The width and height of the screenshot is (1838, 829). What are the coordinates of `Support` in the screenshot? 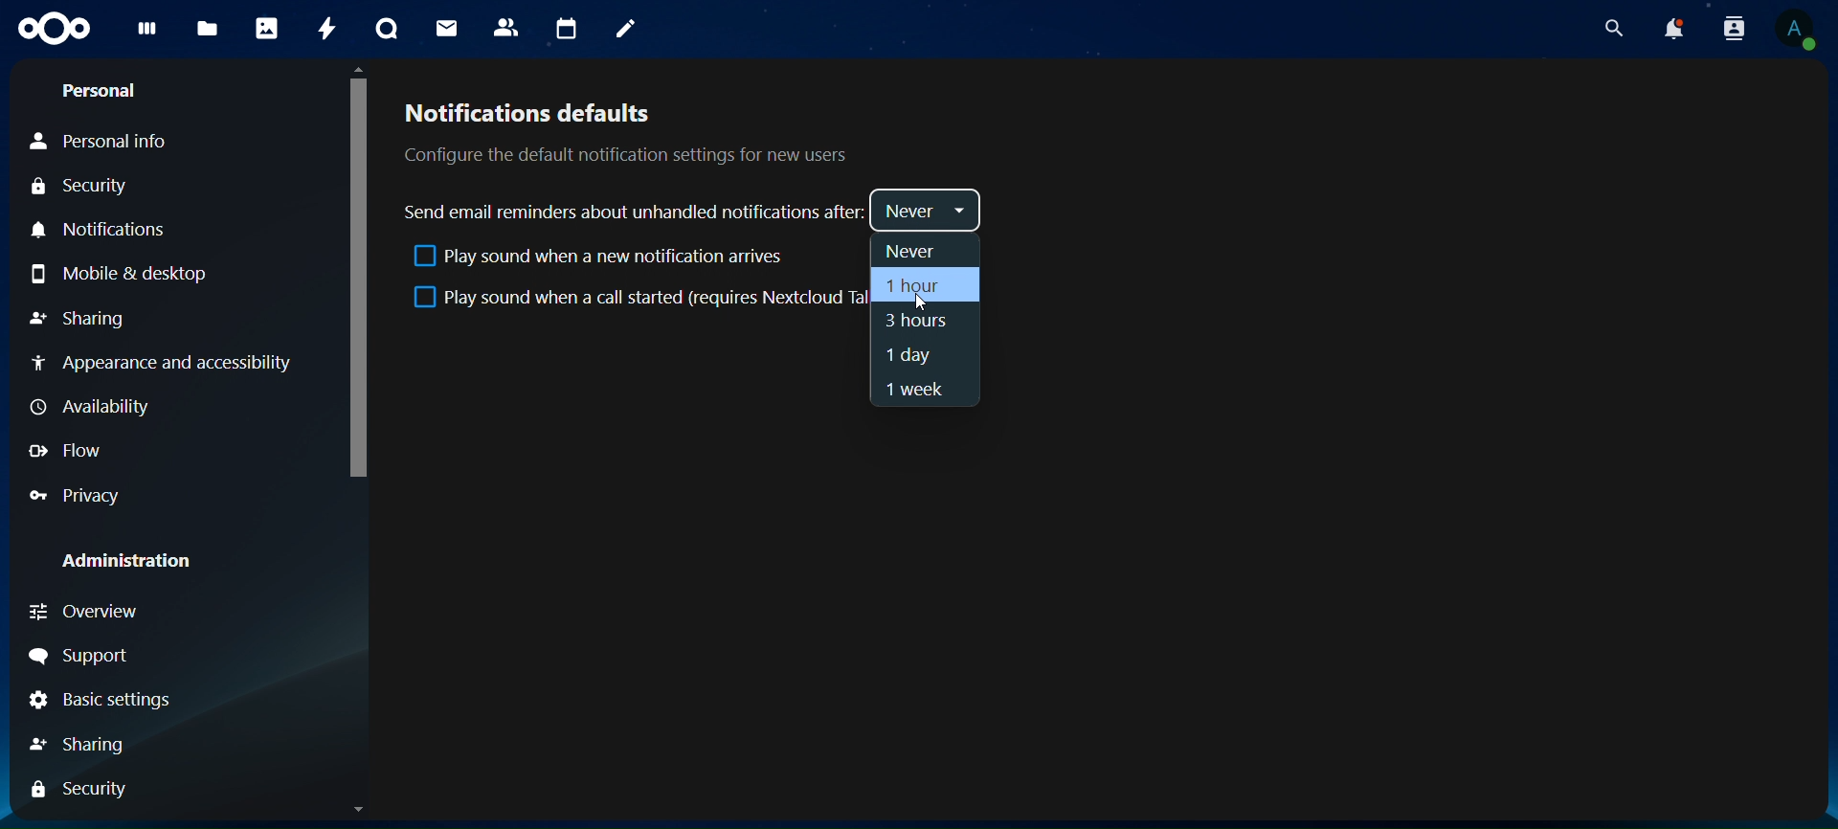 It's located at (79, 656).